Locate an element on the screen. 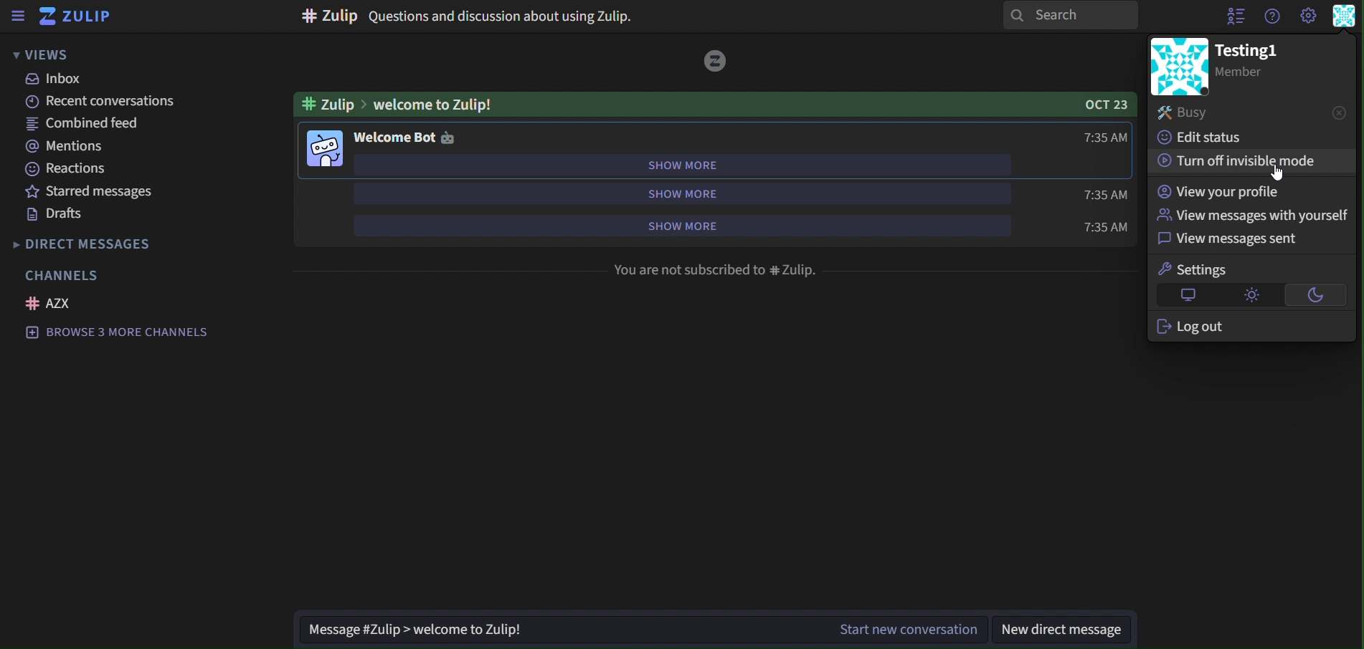  direct messages is located at coordinates (82, 245).